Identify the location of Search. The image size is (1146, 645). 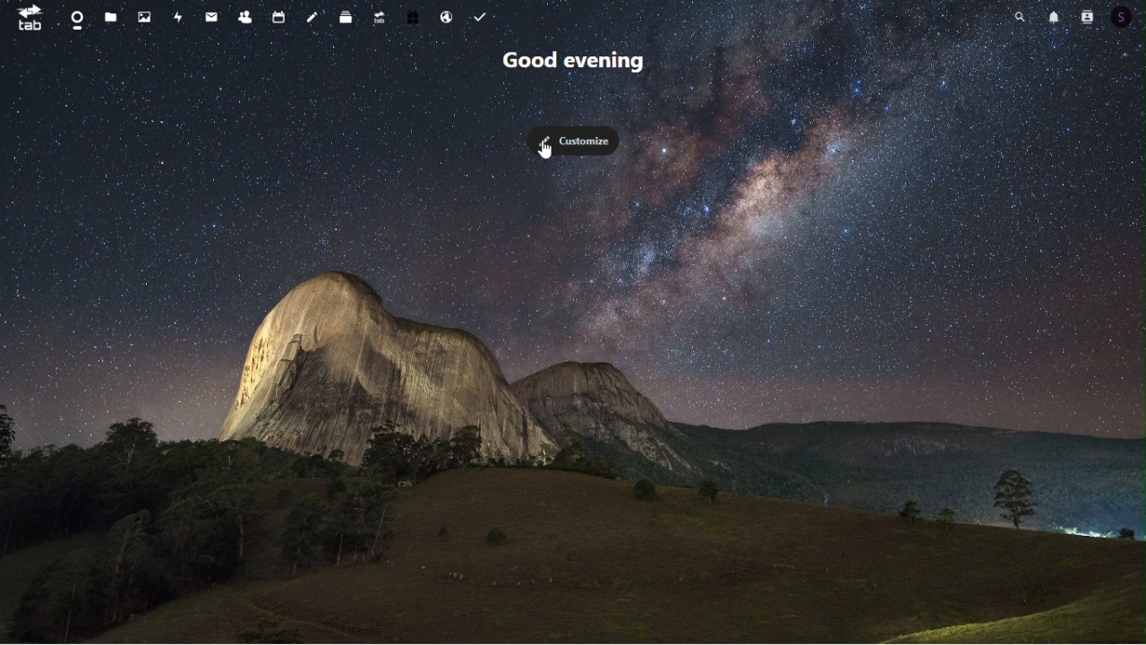
(1020, 15).